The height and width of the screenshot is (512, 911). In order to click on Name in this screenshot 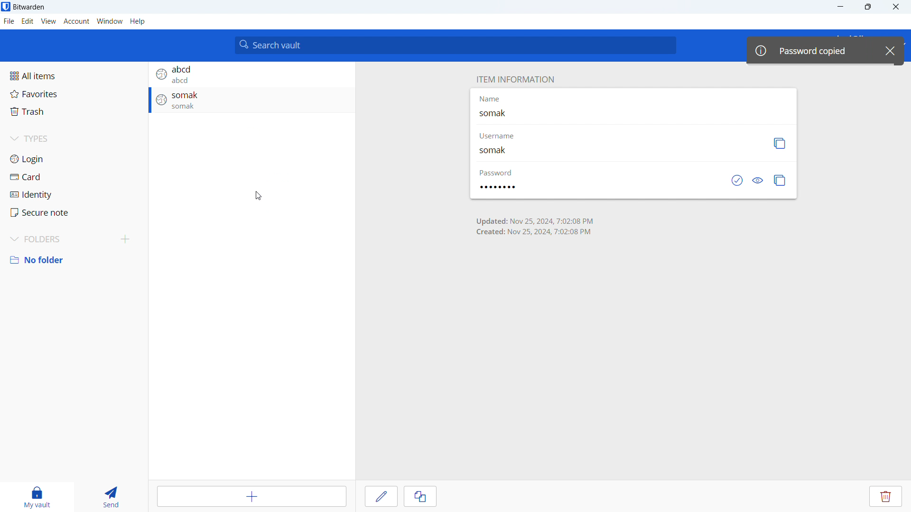, I will do `click(490, 98)`.